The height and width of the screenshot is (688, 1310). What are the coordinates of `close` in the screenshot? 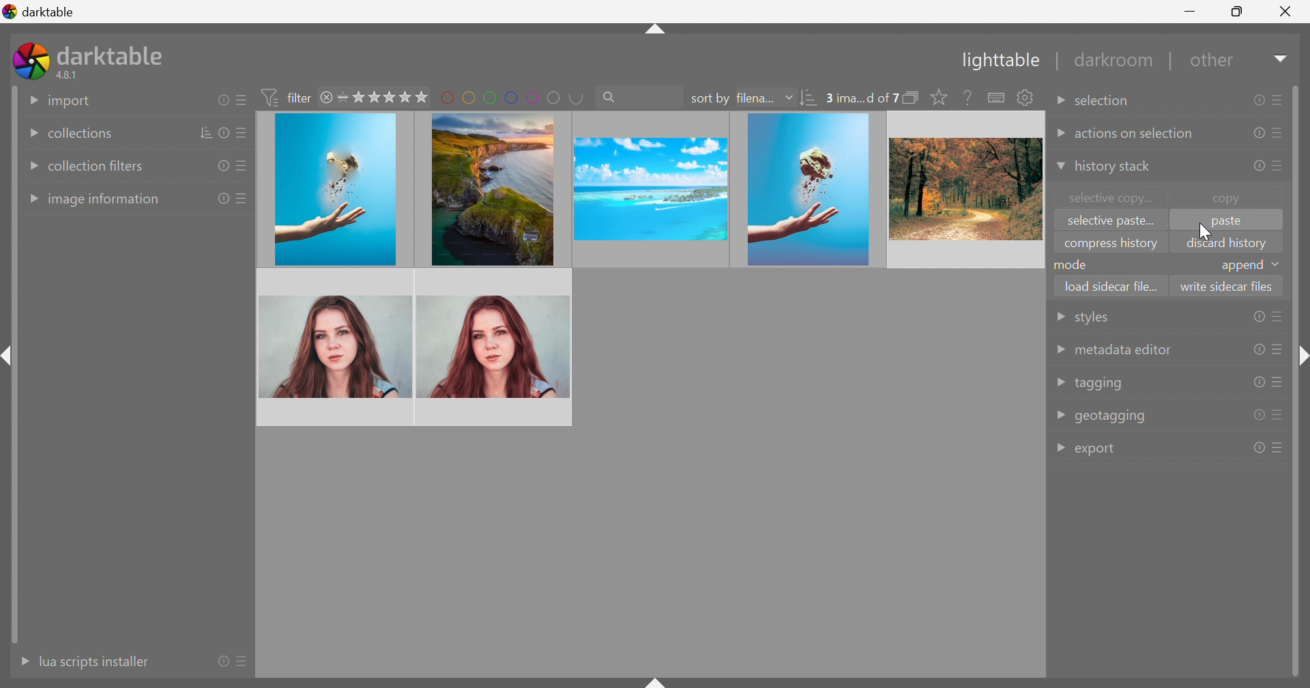 It's located at (328, 99).